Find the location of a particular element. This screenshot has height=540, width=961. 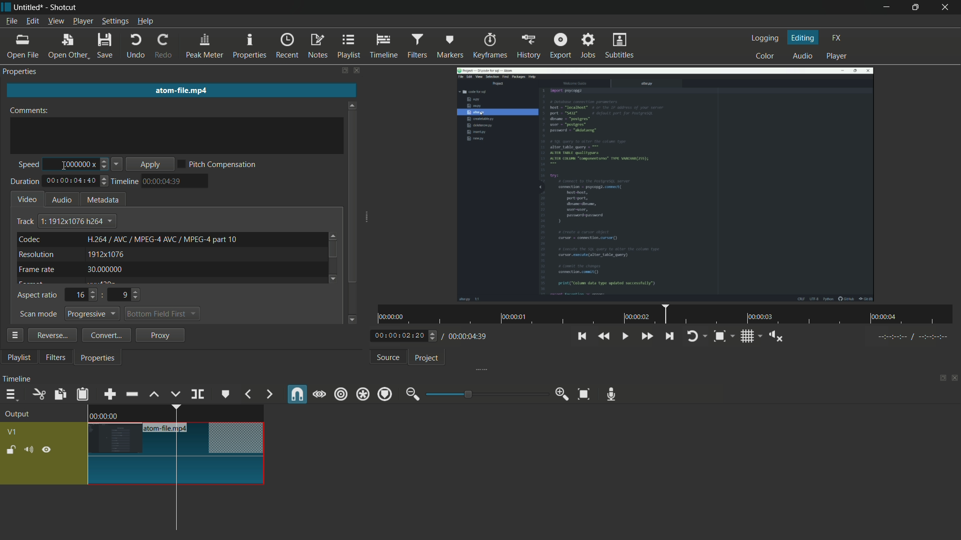

current time is located at coordinates (400, 336).